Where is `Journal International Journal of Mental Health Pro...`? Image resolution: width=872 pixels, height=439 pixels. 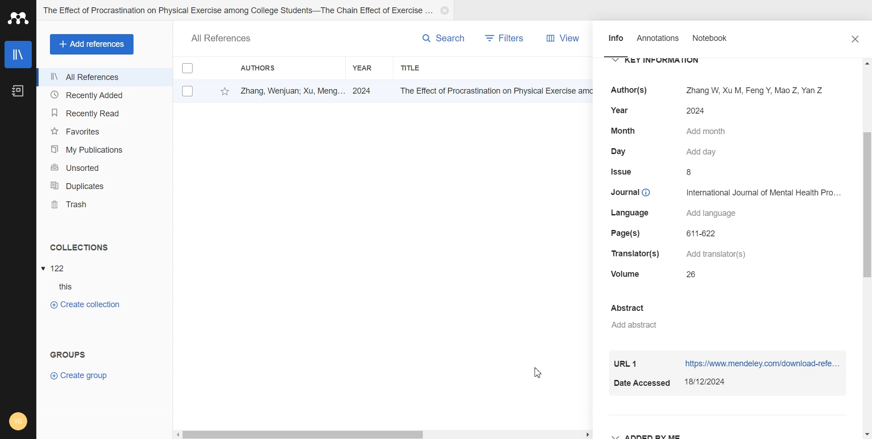 Journal International Journal of Mental Health Pro... is located at coordinates (725, 192).